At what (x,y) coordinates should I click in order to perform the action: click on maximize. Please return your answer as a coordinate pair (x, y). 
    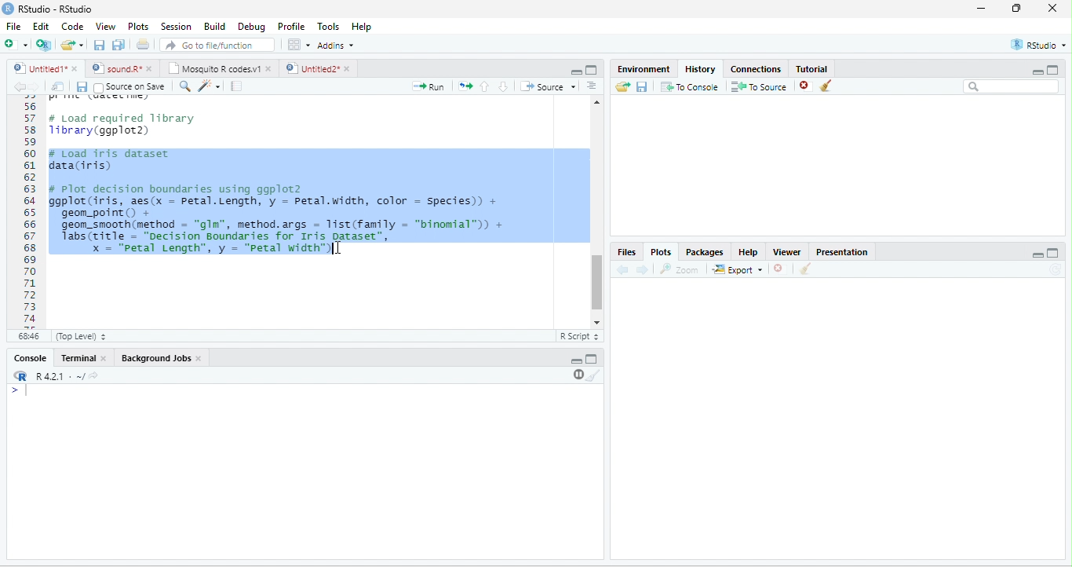
    Looking at the image, I should click on (592, 70).